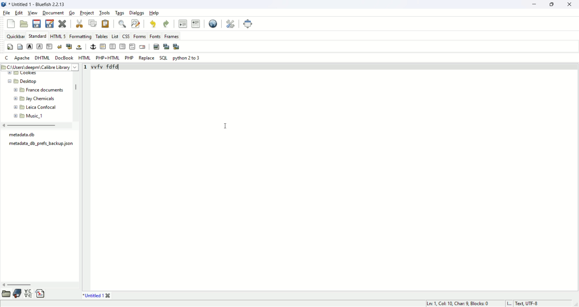 Image resolution: width=579 pixels, height=307 pixels. What do you see at coordinates (96, 296) in the screenshot?
I see `*Untitled 1` at bounding box center [96, 296].